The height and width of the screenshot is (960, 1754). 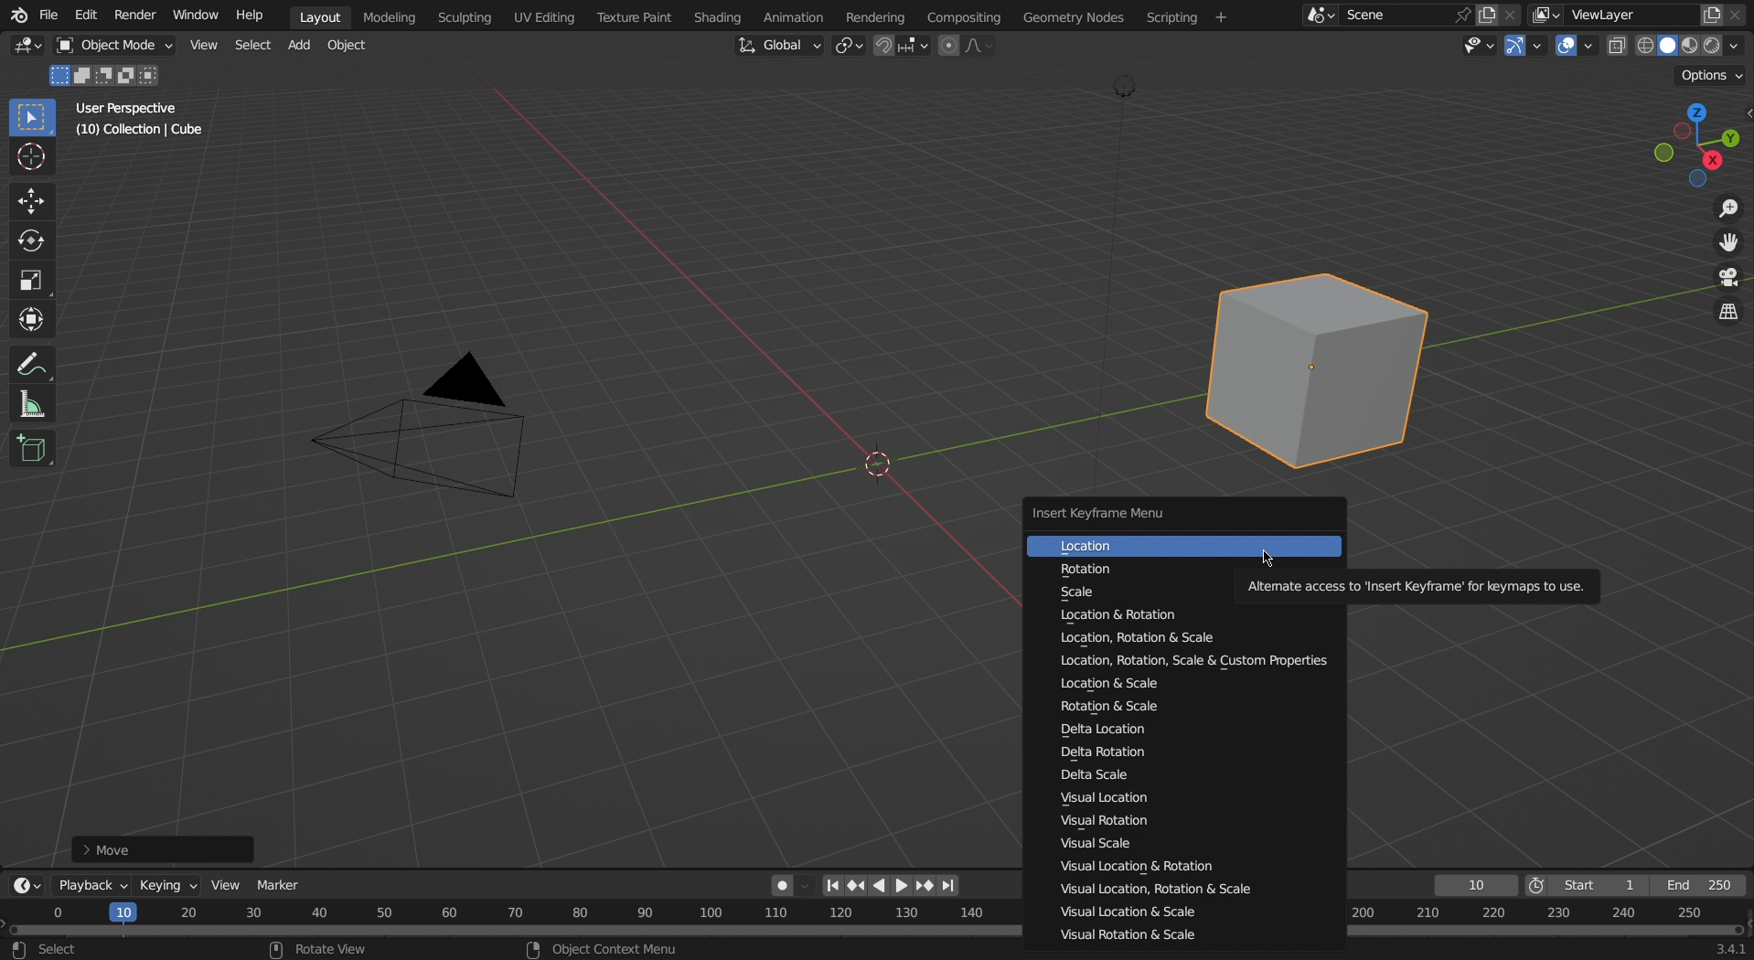 I want to click on Modeling, so click(x=394, y=15).